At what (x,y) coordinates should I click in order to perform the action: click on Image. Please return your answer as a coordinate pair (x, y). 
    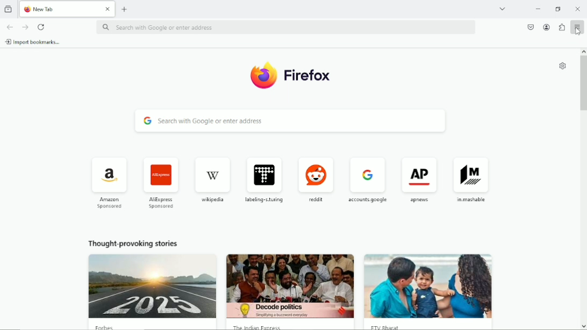
    Looking at the image, I should click on (292, 290).